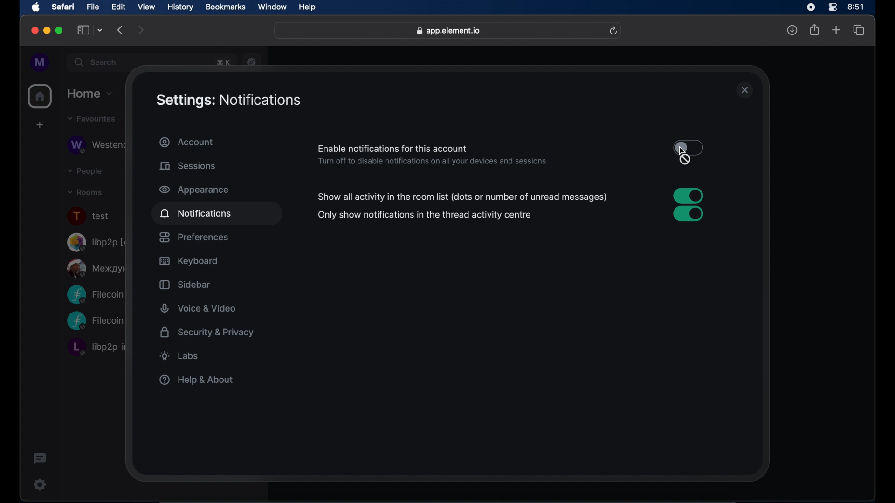 The height and width of the screenshot is (503, 895). What do you see at coordinates (96, 63) in the screenshot?
I see `search` at bounding box center [96, 63].